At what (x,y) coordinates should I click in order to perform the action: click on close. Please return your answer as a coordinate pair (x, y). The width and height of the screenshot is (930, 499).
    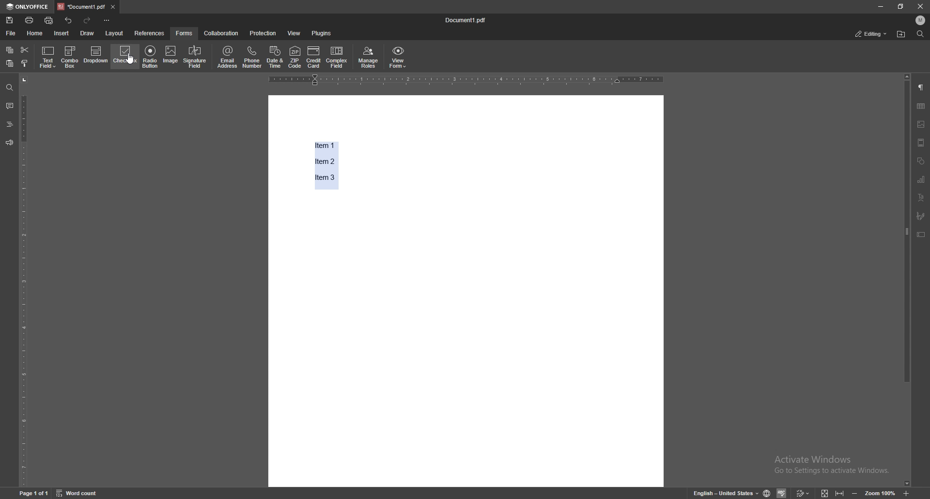
    Looking at the image, I should click on (919, 6).